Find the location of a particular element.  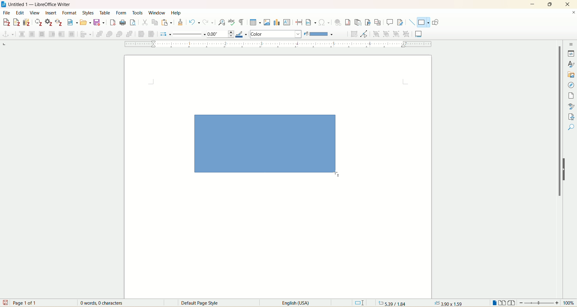

properties is located at coordinates (571, 53).